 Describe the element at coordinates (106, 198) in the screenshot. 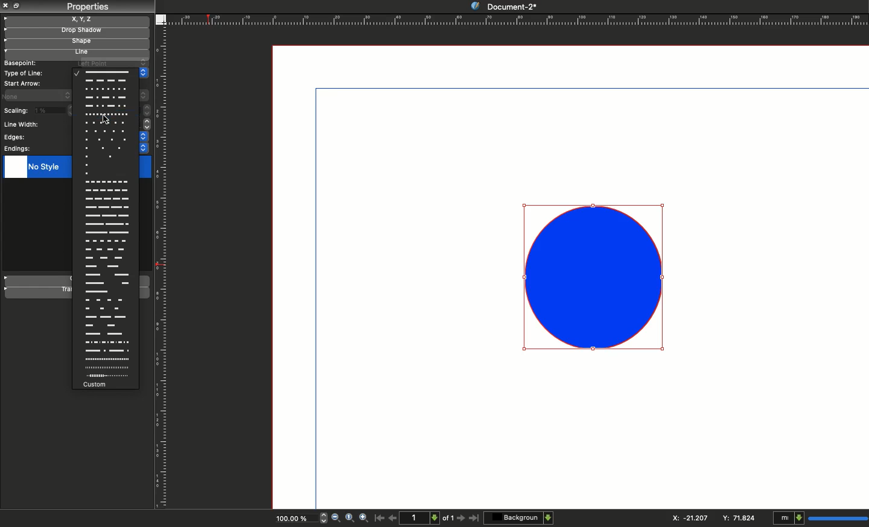

I see `line option` at that location.